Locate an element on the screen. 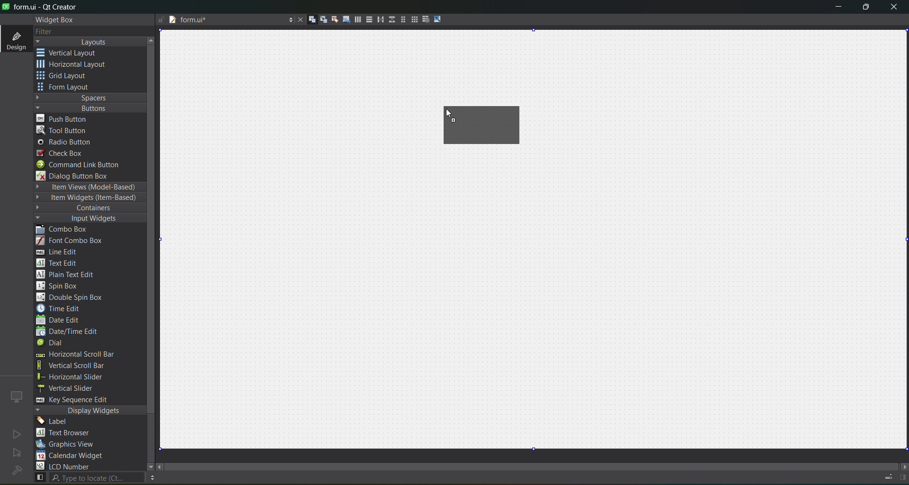 This screenshot has width=909, height=485. layout vertically is located at coordinates (366, 19).